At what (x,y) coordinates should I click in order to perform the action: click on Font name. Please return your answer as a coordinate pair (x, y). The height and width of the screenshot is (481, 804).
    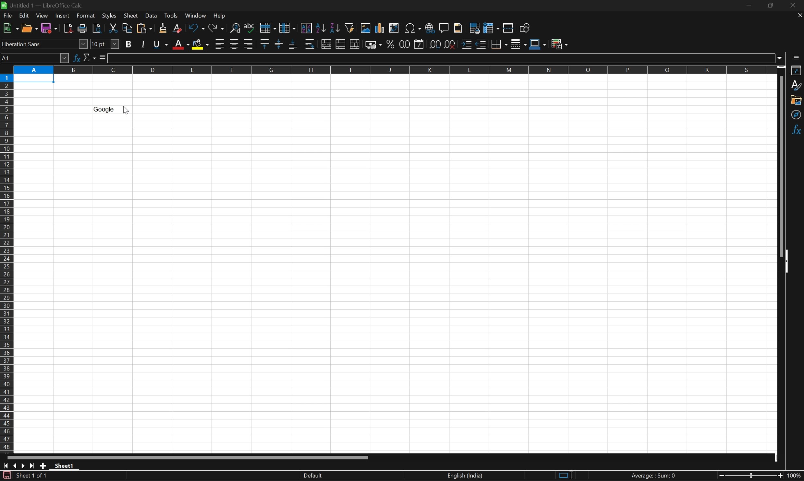
    Looking at the image, I should click on (44, 45).